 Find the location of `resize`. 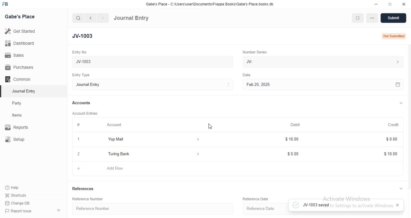

resize is located at coordinates (389, 4).